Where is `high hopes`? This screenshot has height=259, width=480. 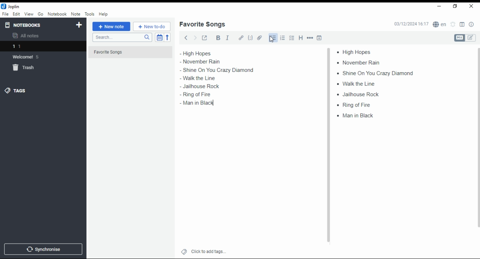
high hopes is located at coordinates (357, 52).